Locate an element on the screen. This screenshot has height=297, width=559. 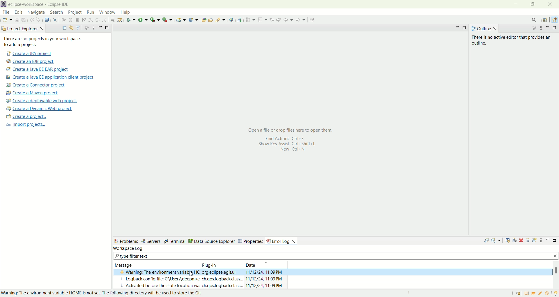
help is located at coordinates (124, 12).